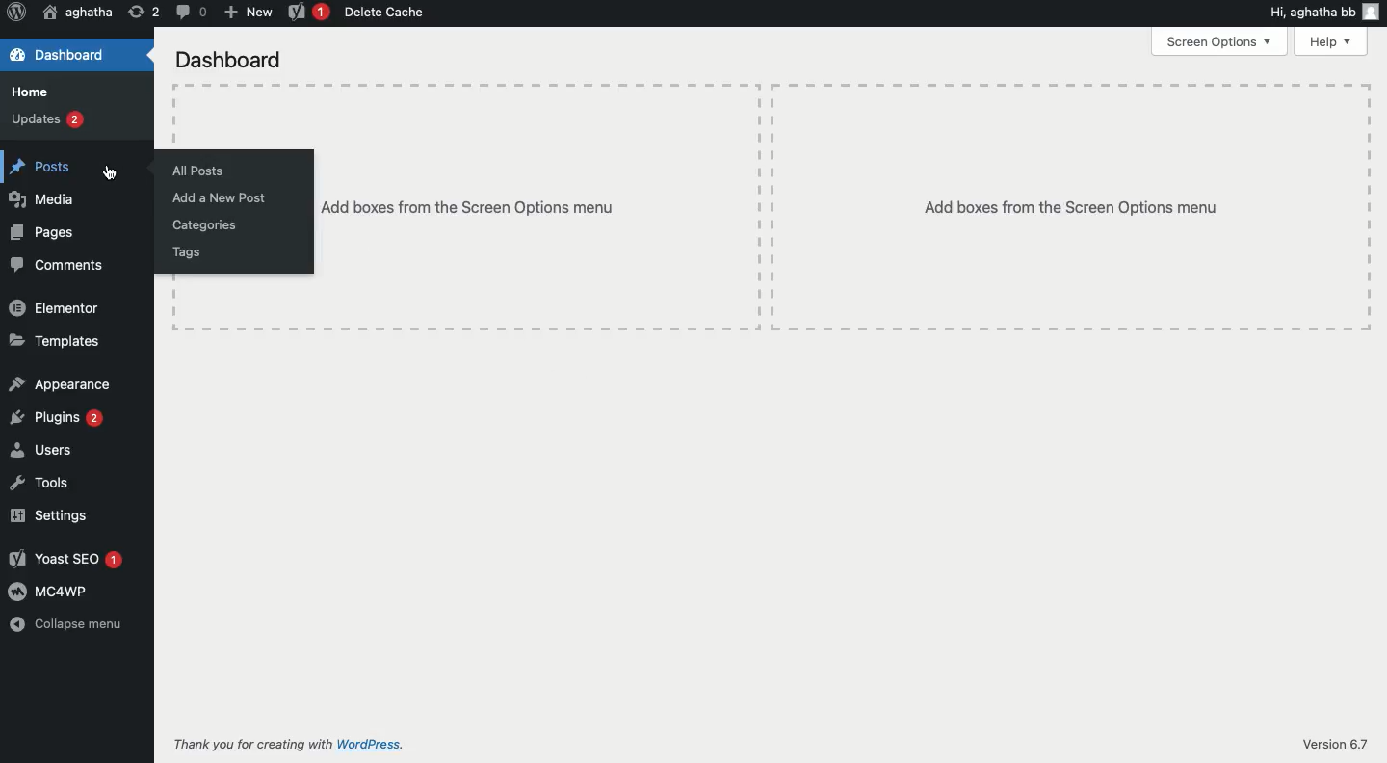 The image size is (1387, 763). What do you see at coordinates (470, 208) in the screenshot?
I see `‘Add boxes from the Screen Options menu` at bounding box center [470, 208].